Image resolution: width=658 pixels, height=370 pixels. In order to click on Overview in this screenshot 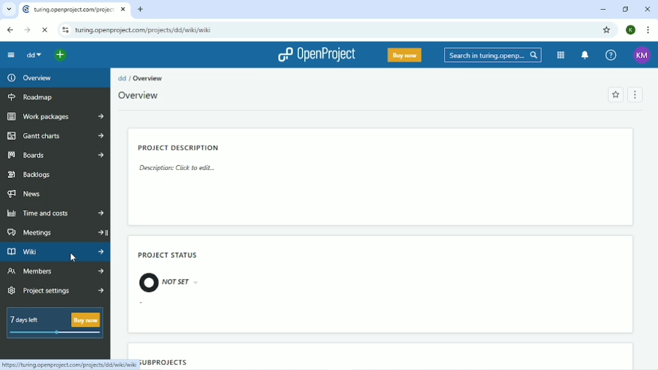, I will do `click(137, 96)`.